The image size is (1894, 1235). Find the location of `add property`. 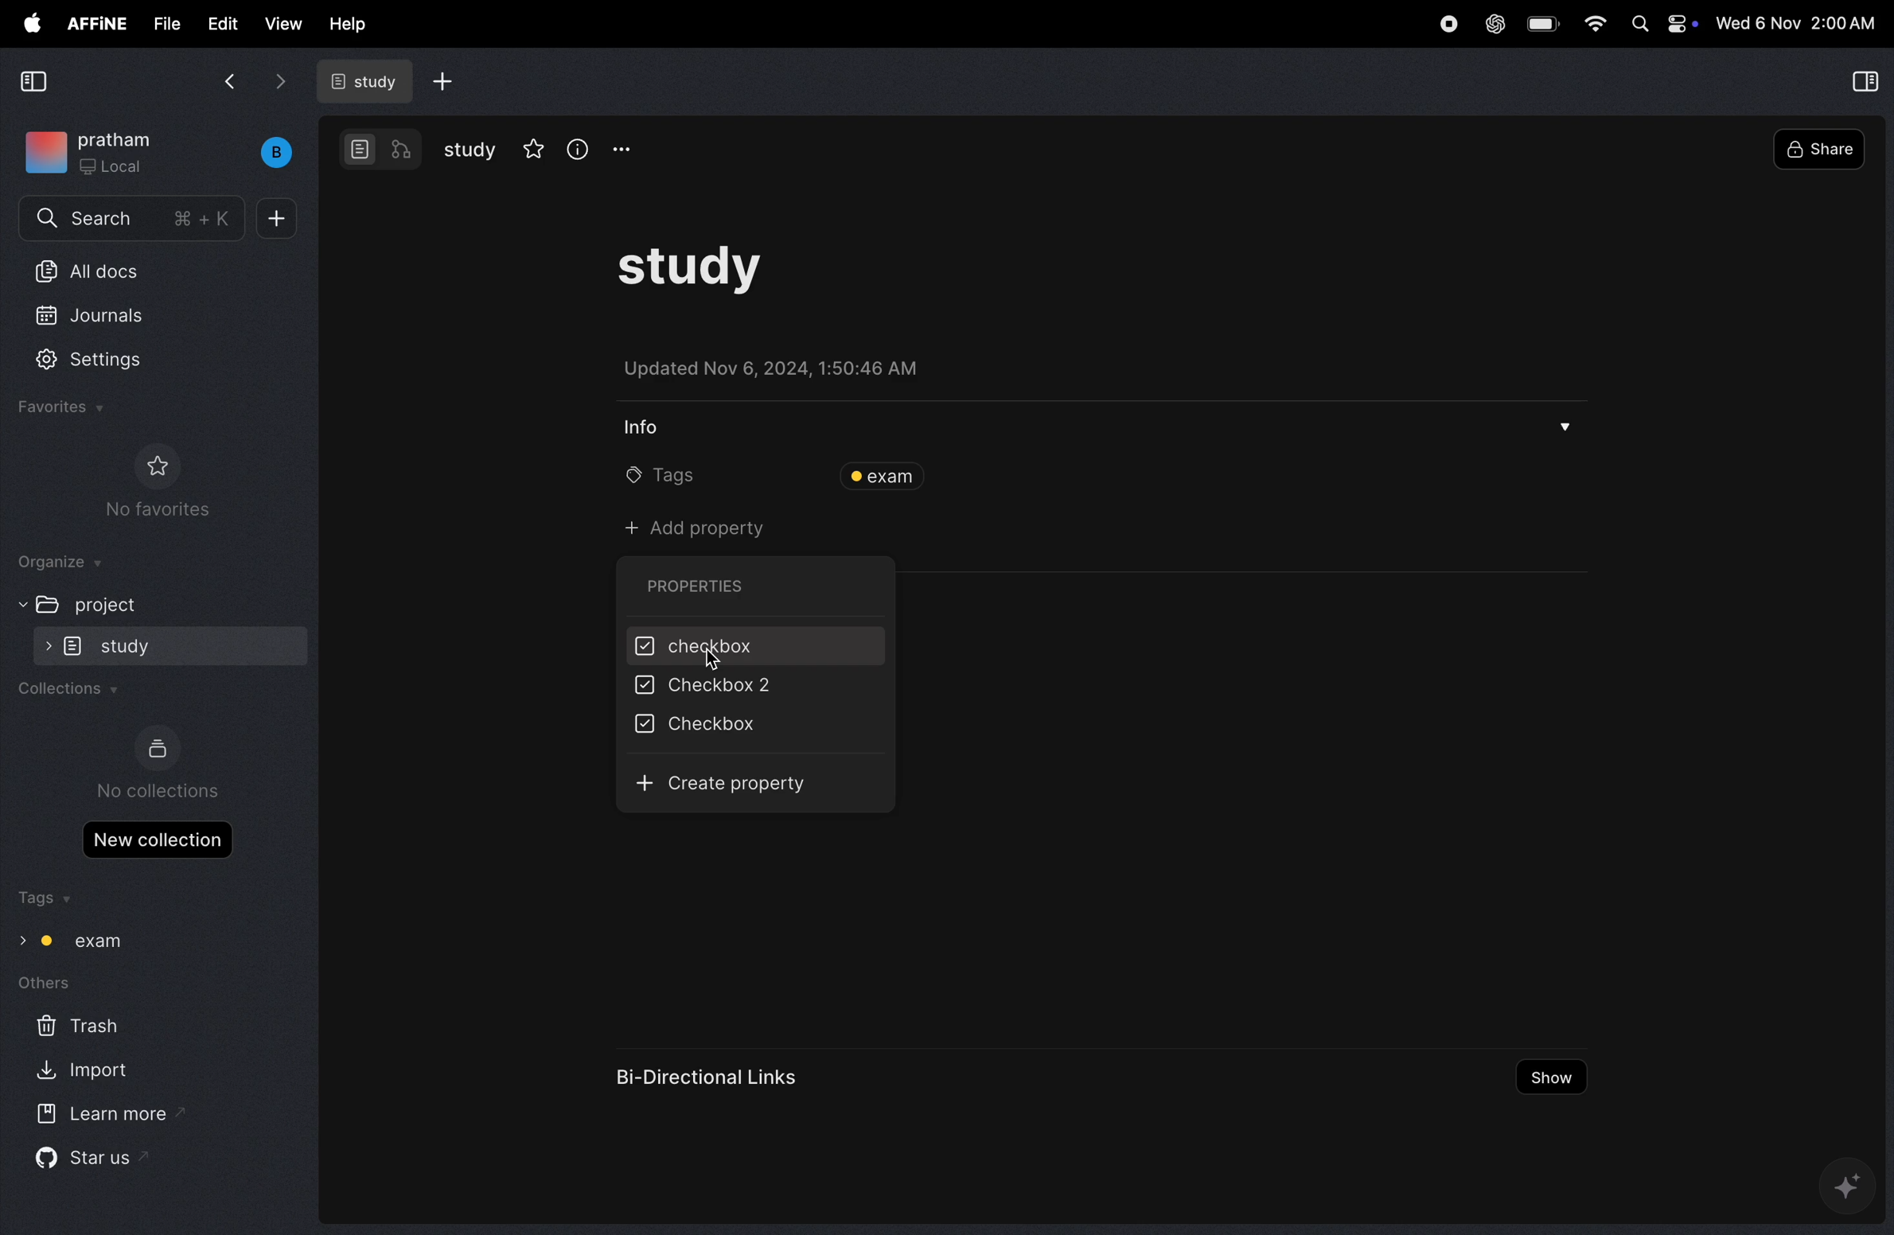

add property is located at coordinates (693, 530).